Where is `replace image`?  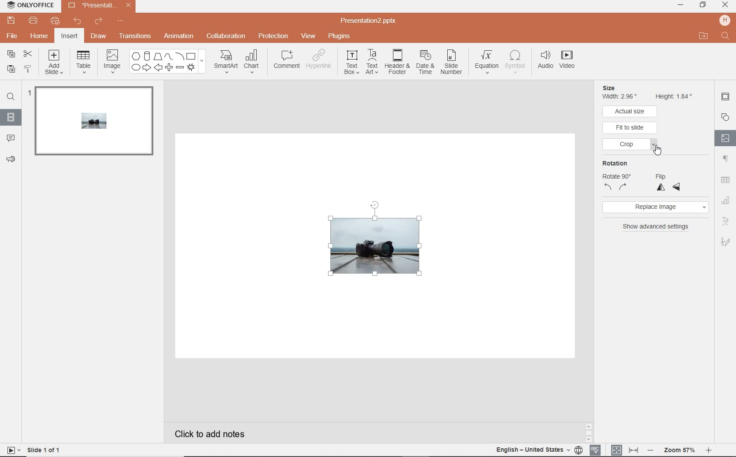 replace image is located at coordinates (657, 207).